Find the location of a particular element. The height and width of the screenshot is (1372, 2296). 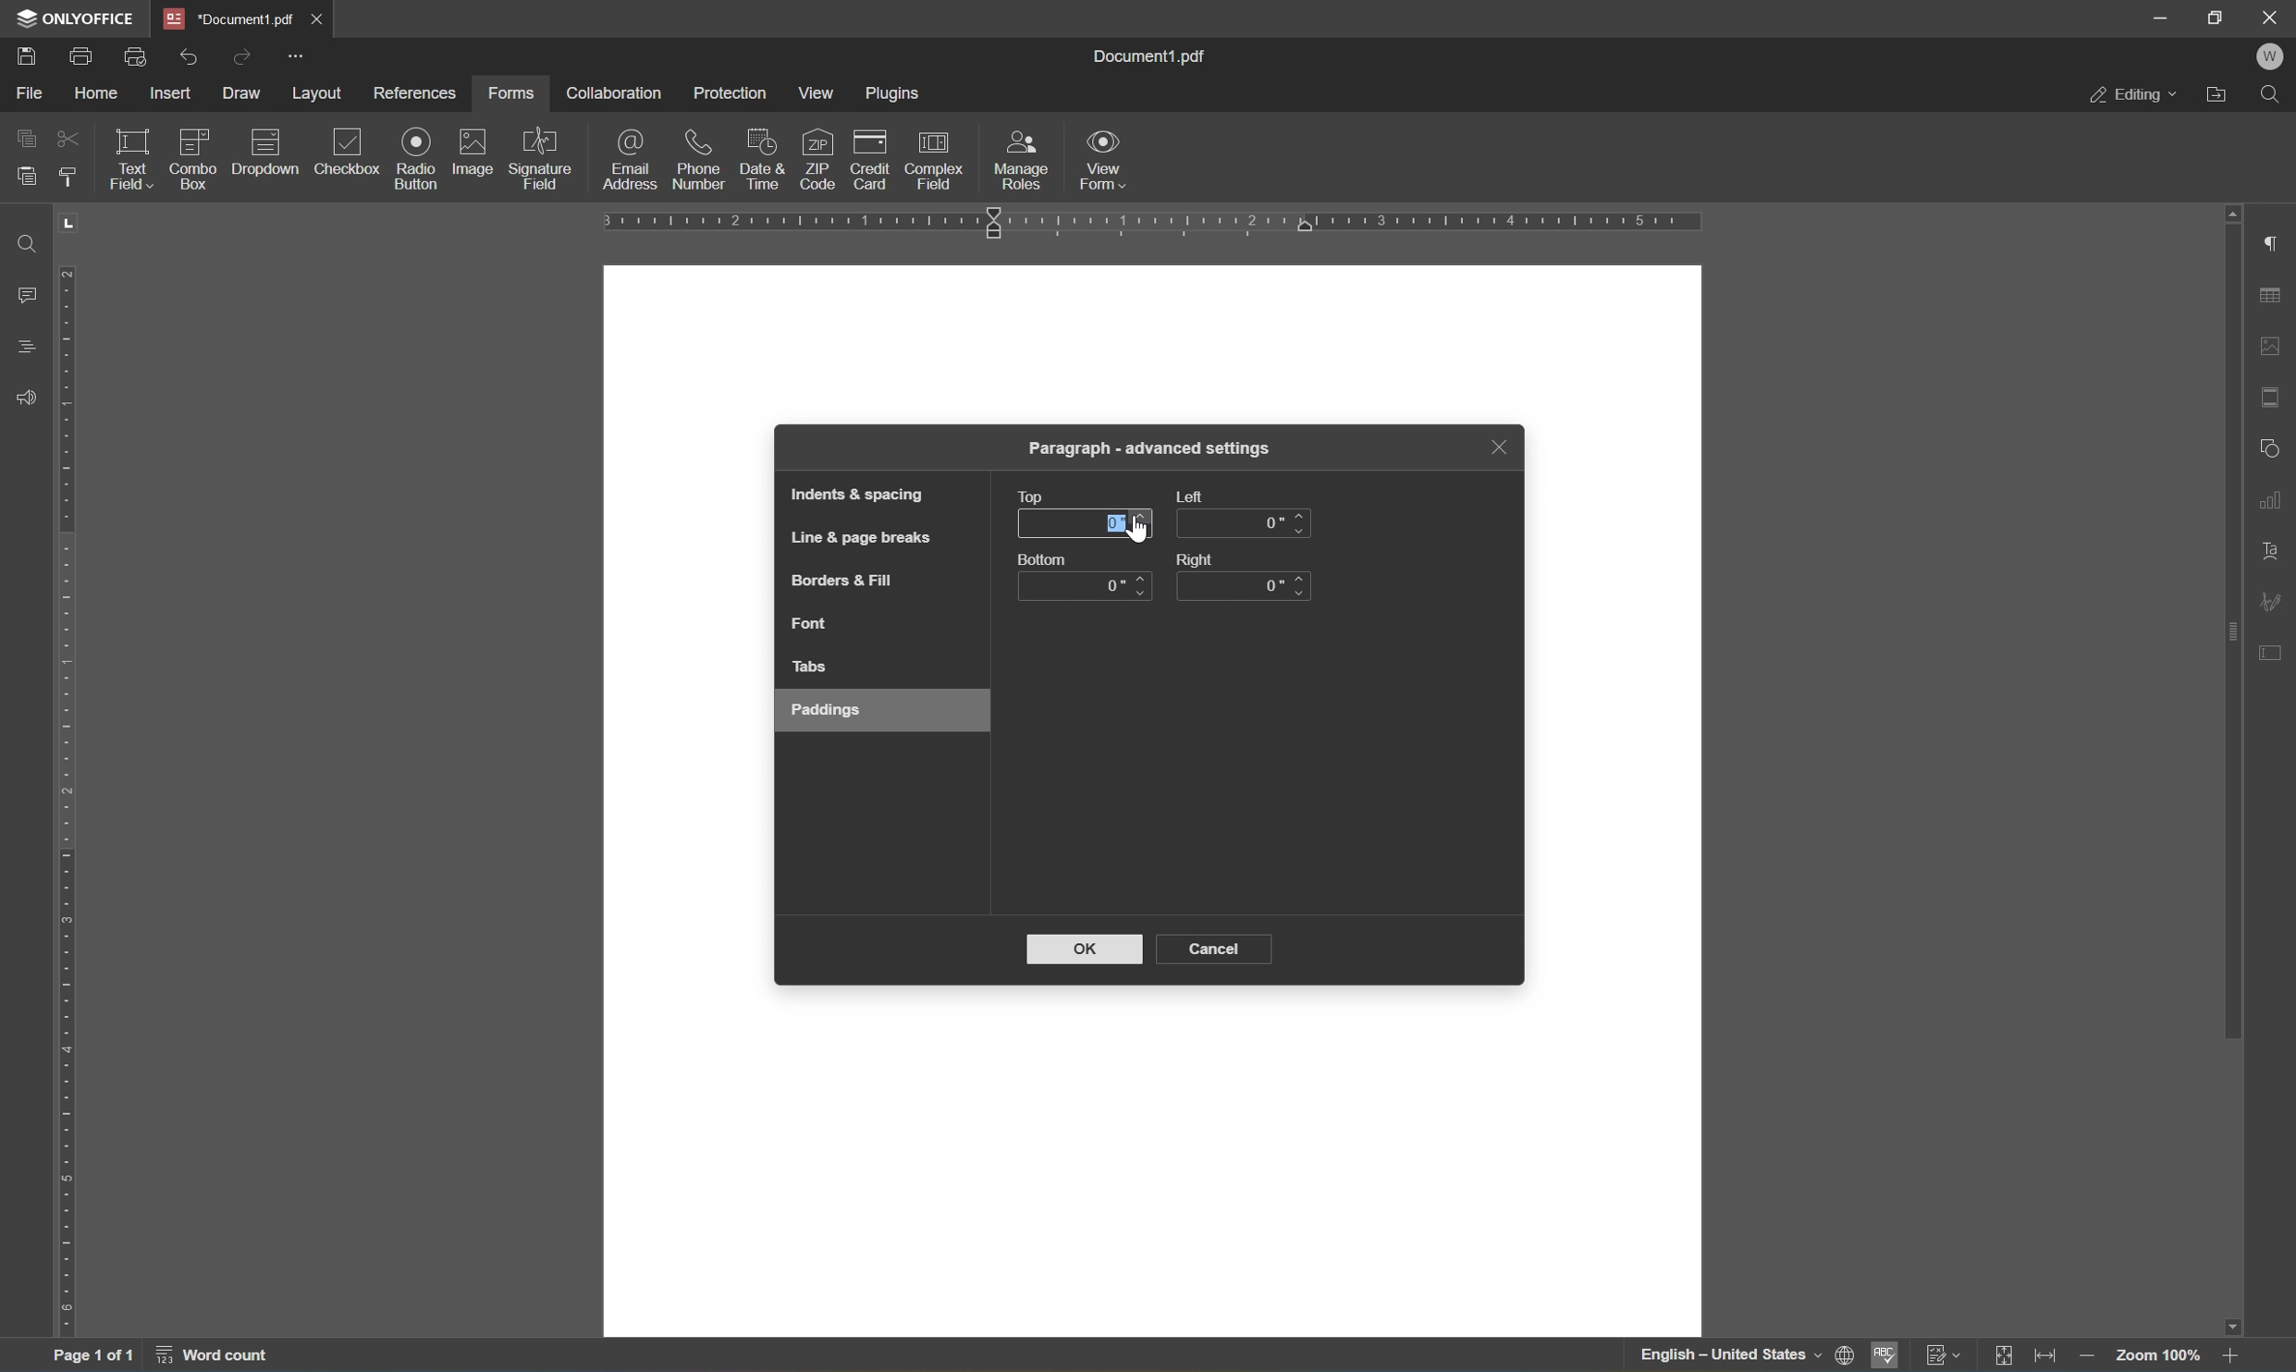

plugins is located at coordinates (897, 94).